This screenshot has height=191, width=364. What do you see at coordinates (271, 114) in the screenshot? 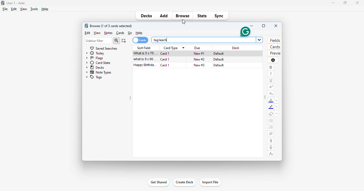
I see `remove formatting` at bounding box center [271, 114].